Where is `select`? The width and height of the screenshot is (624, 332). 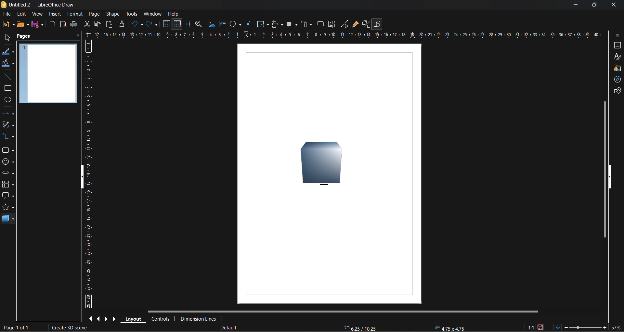 select is located at coordinates (6, 39).